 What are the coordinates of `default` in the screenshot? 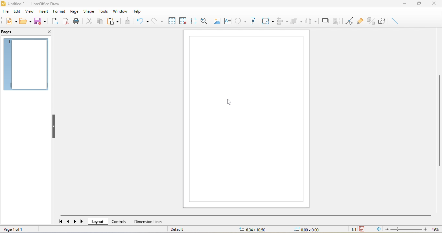 It's located at (186, 229).